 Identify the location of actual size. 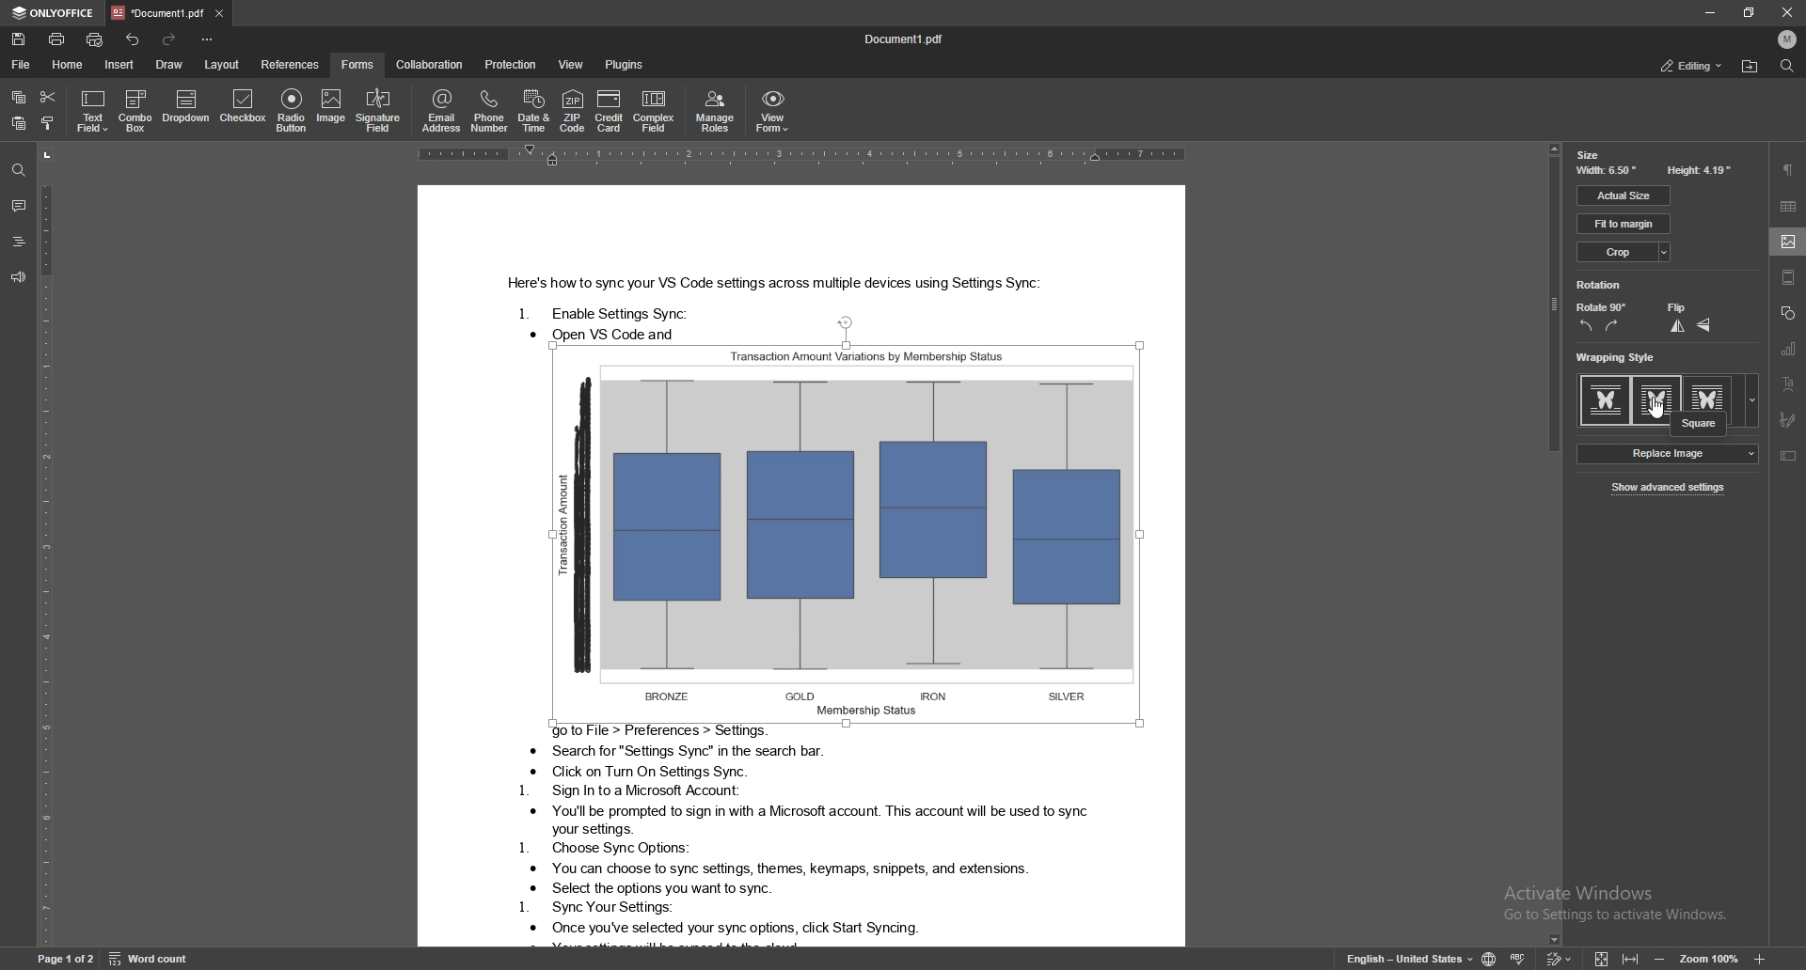
(1624, 196).